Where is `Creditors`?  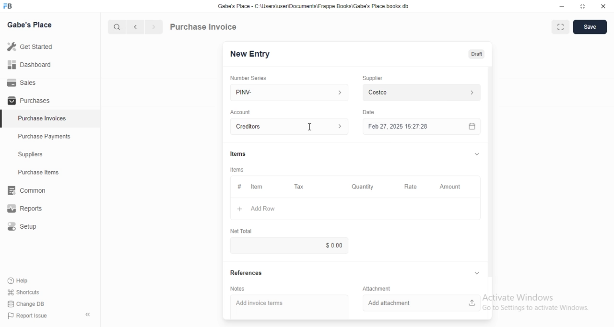
Creditors is located at coordinates (289, 126).